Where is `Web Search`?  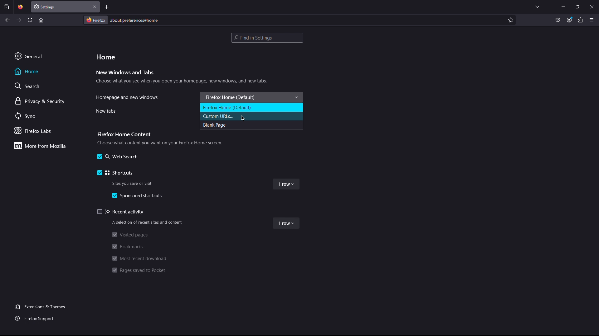
Web Search is located at coordinates (119, 156).